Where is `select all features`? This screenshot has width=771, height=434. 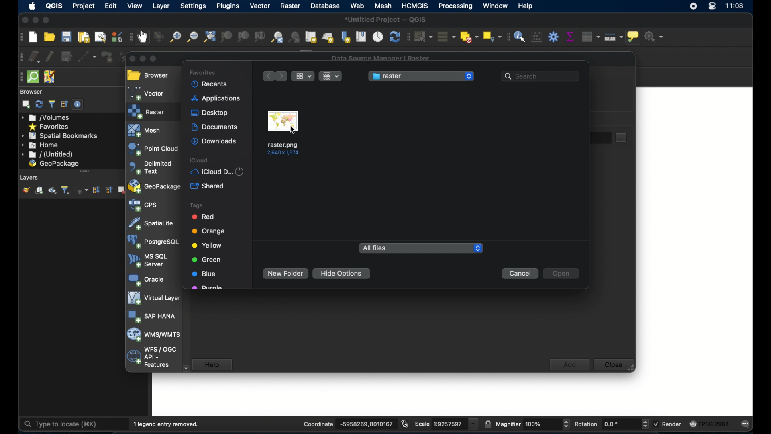
select all features is located at coordinates (445, 37).